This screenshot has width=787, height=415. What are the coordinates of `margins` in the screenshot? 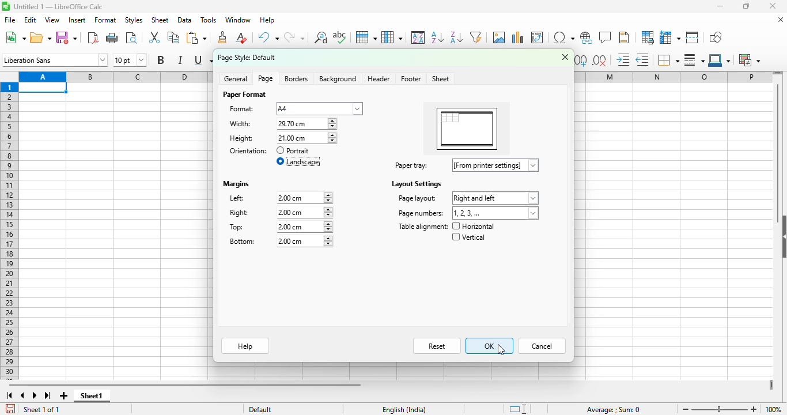 It's located at (237, 184).